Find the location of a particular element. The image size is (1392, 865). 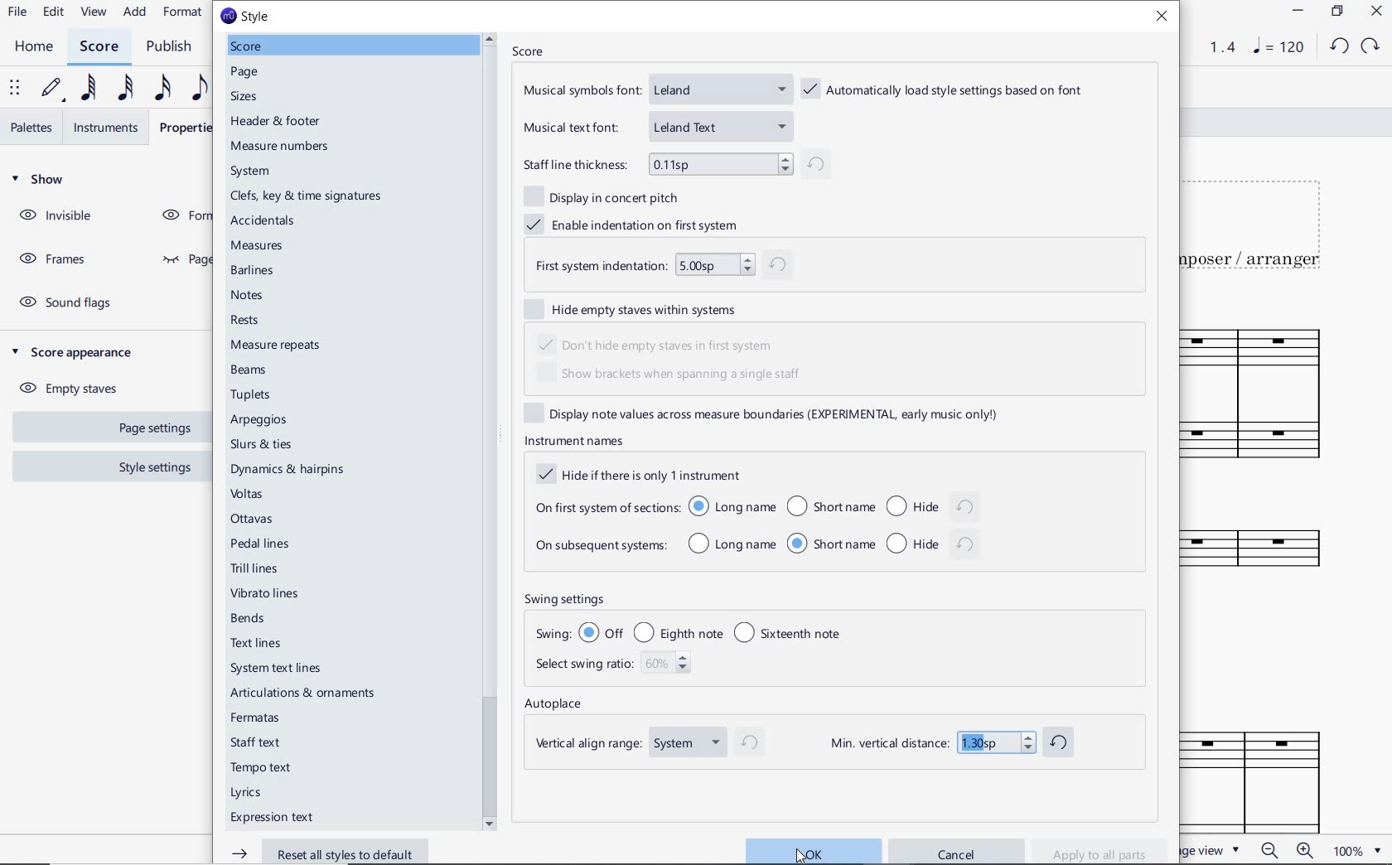

FIRST SYSTEM INDENTATION is located at coordinates (663, 266).